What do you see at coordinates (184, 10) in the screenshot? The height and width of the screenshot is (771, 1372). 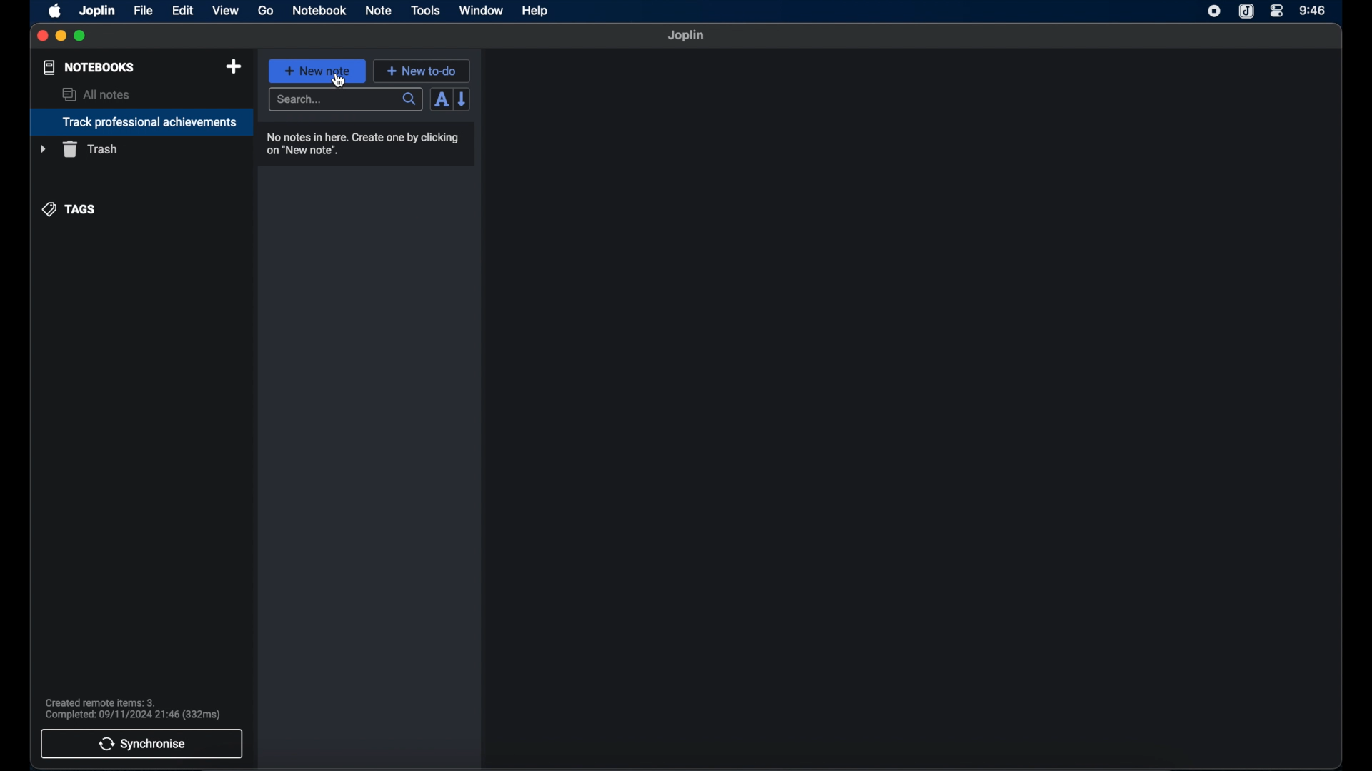 I see `edit` at bounding box center [184, 10].